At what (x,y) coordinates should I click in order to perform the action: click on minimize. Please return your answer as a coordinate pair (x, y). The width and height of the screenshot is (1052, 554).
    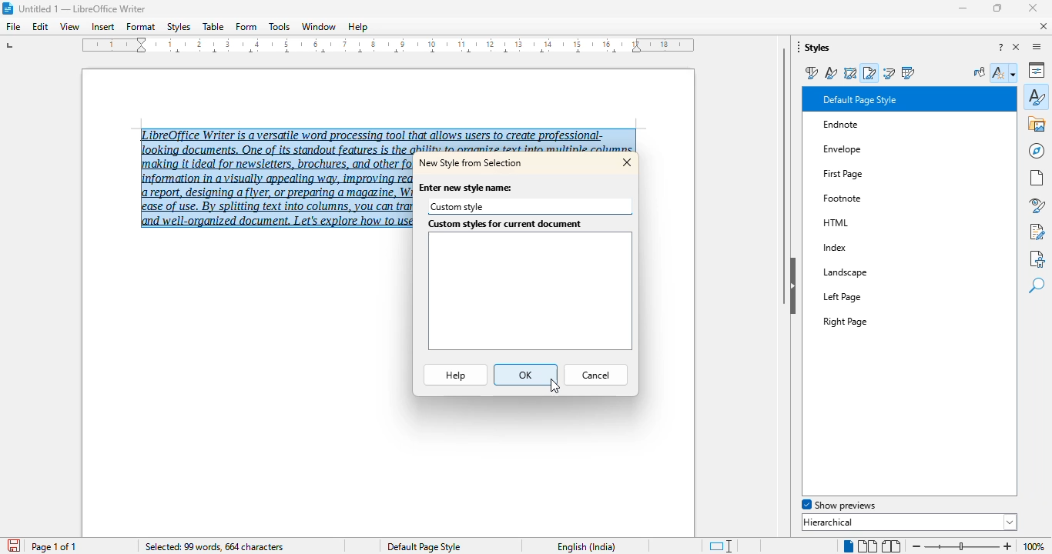
    Looking at the image, I should click on (963, 8).